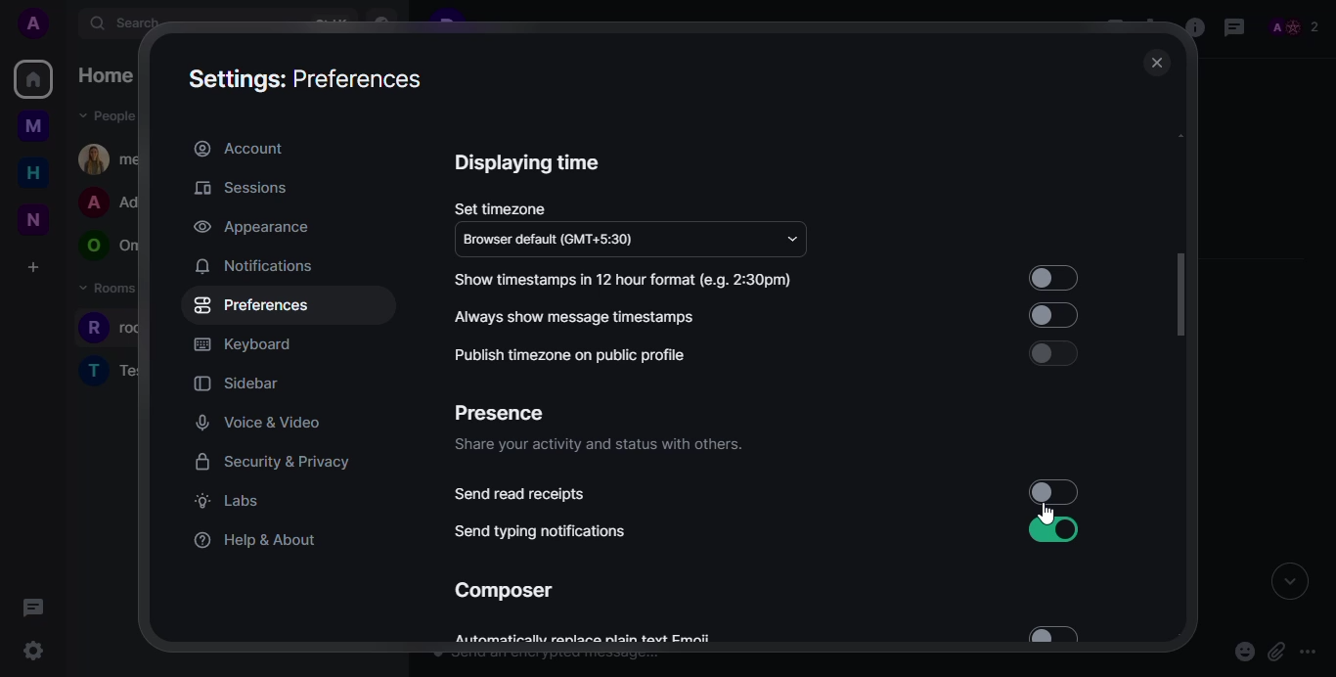  Describe the element at coordinates (521, 495) in the screenshot. I see `send read receipts` at that location.